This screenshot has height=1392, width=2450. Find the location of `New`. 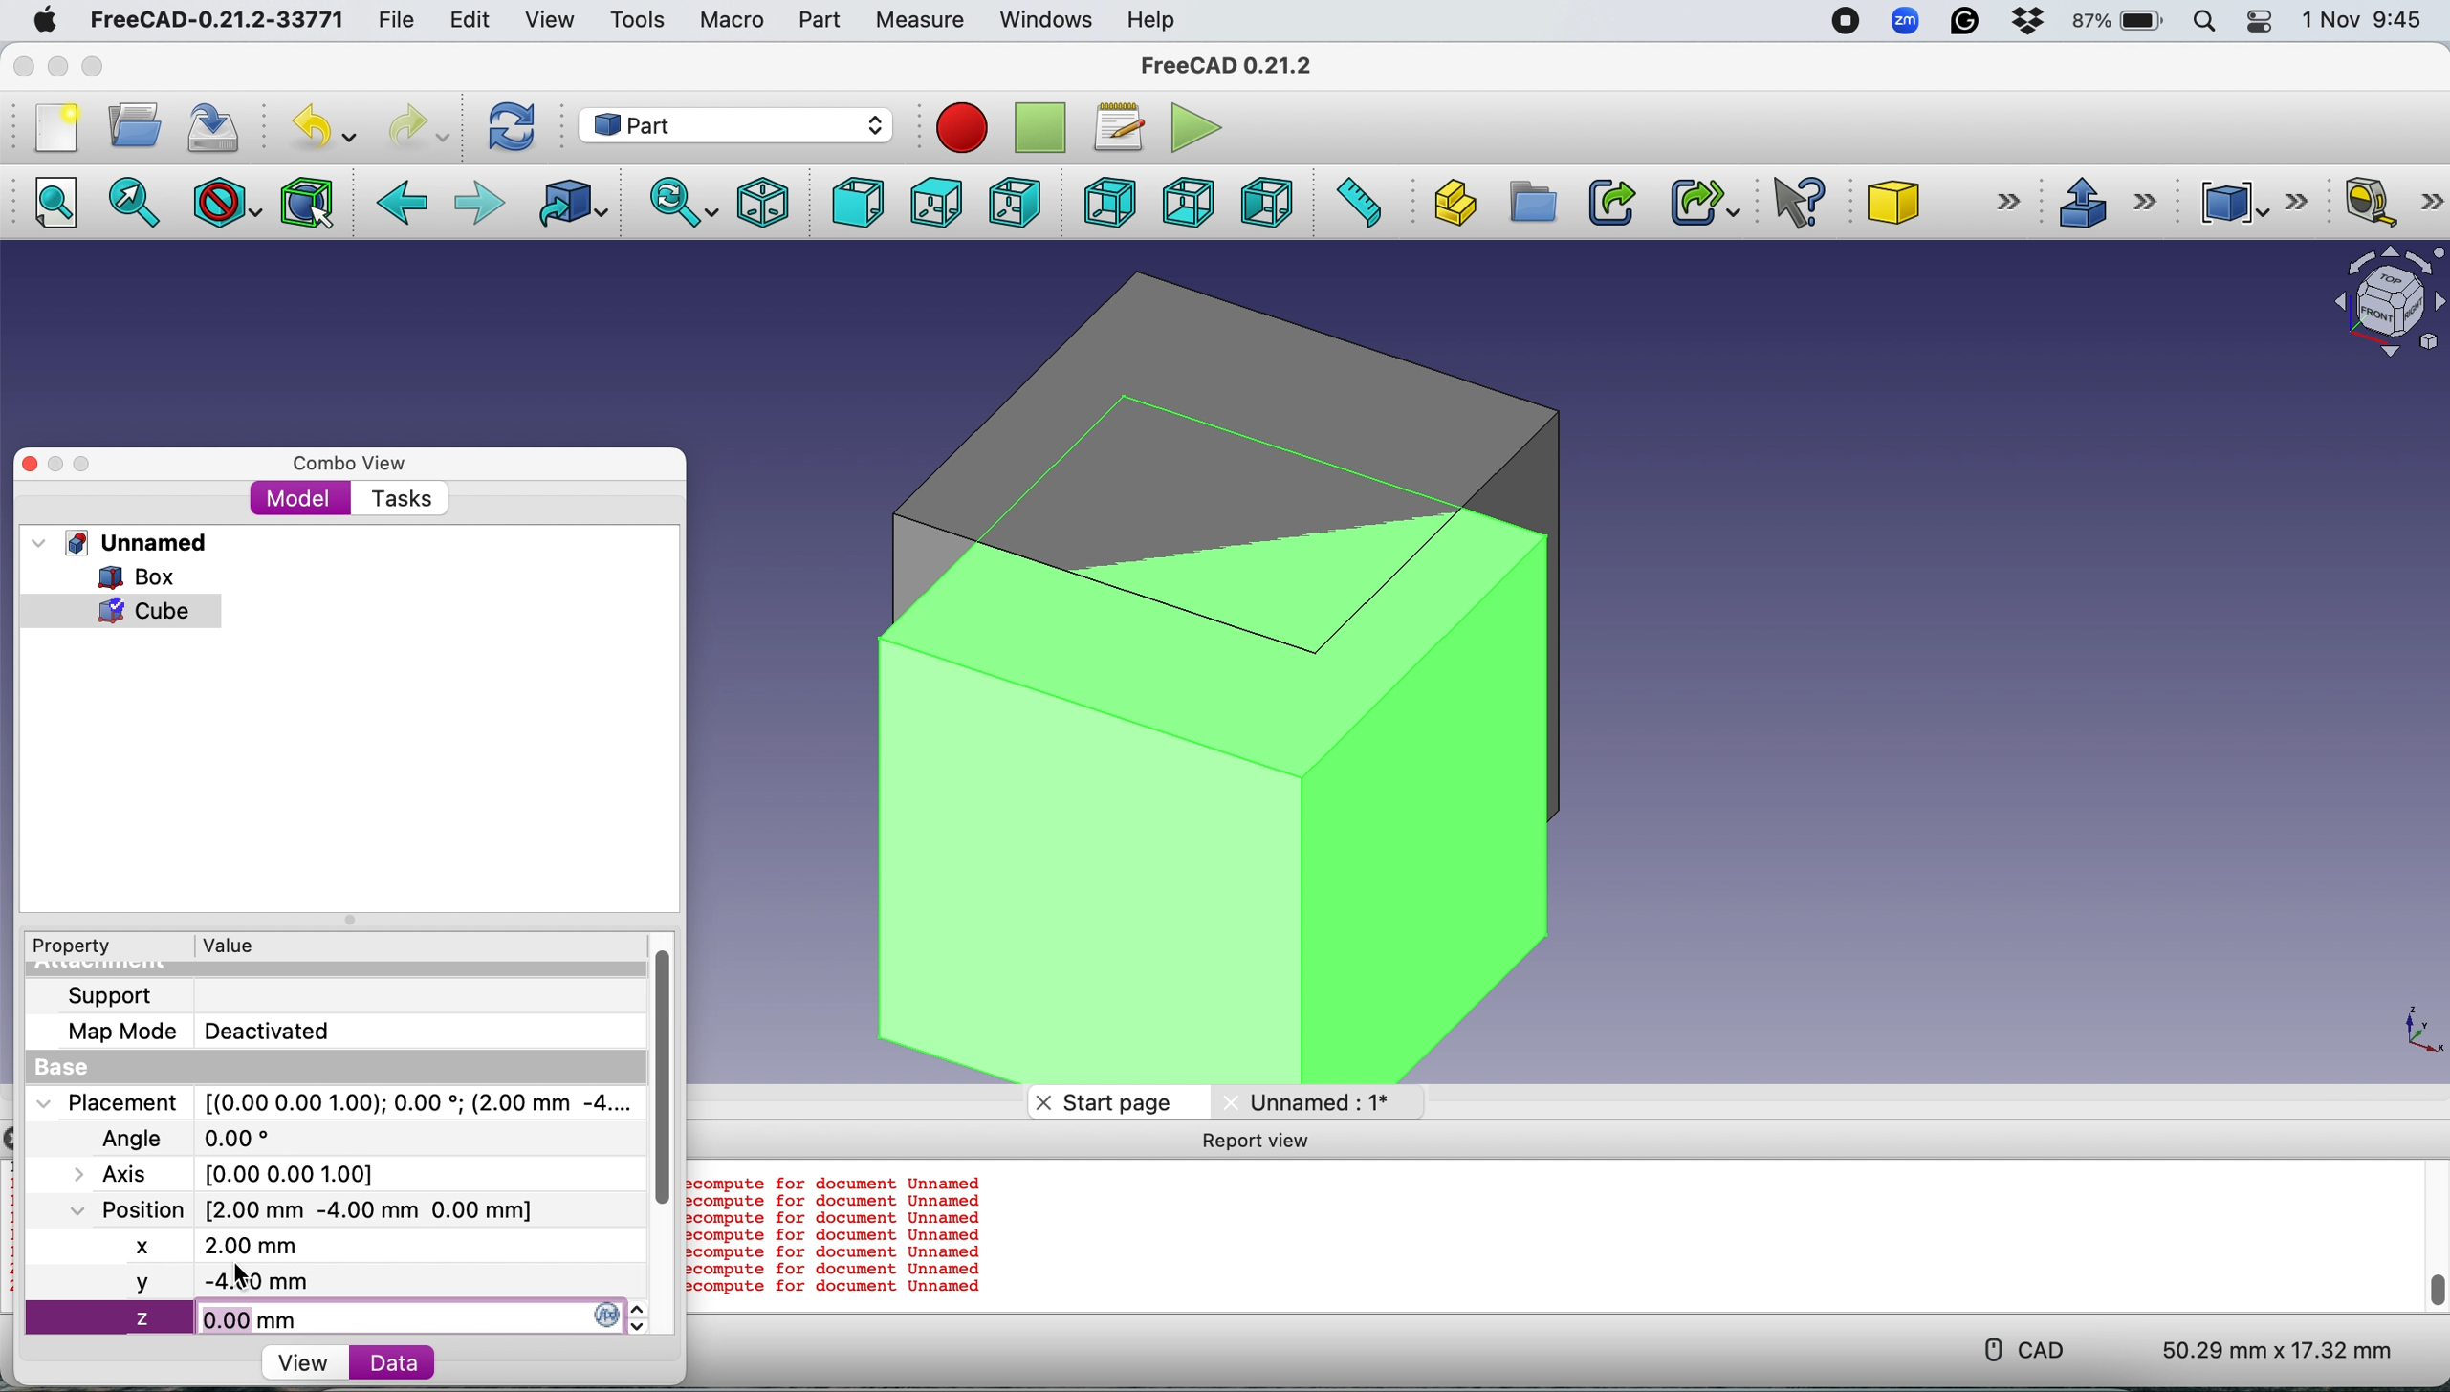

New is located at coordinates (55, 128).